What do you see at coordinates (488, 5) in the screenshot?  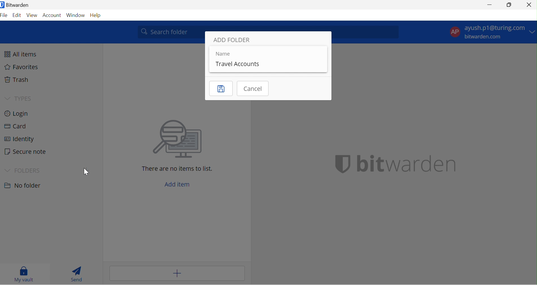 I see `Minimize` at bounding box center [488, 5].